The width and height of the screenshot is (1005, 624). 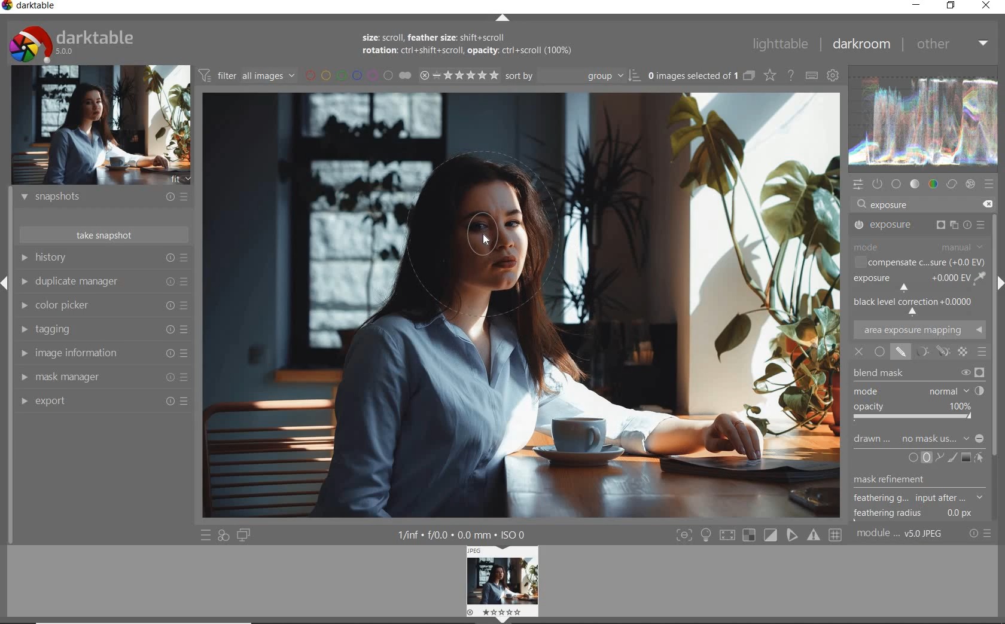 What do you see at coordinates (878, 183) in the screenshot?
I see `show only active module` at bounding box center [878, 183].